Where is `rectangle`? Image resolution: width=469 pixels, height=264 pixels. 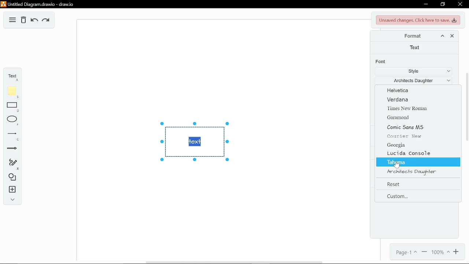 rectangle is located at coordinates (10, 107).